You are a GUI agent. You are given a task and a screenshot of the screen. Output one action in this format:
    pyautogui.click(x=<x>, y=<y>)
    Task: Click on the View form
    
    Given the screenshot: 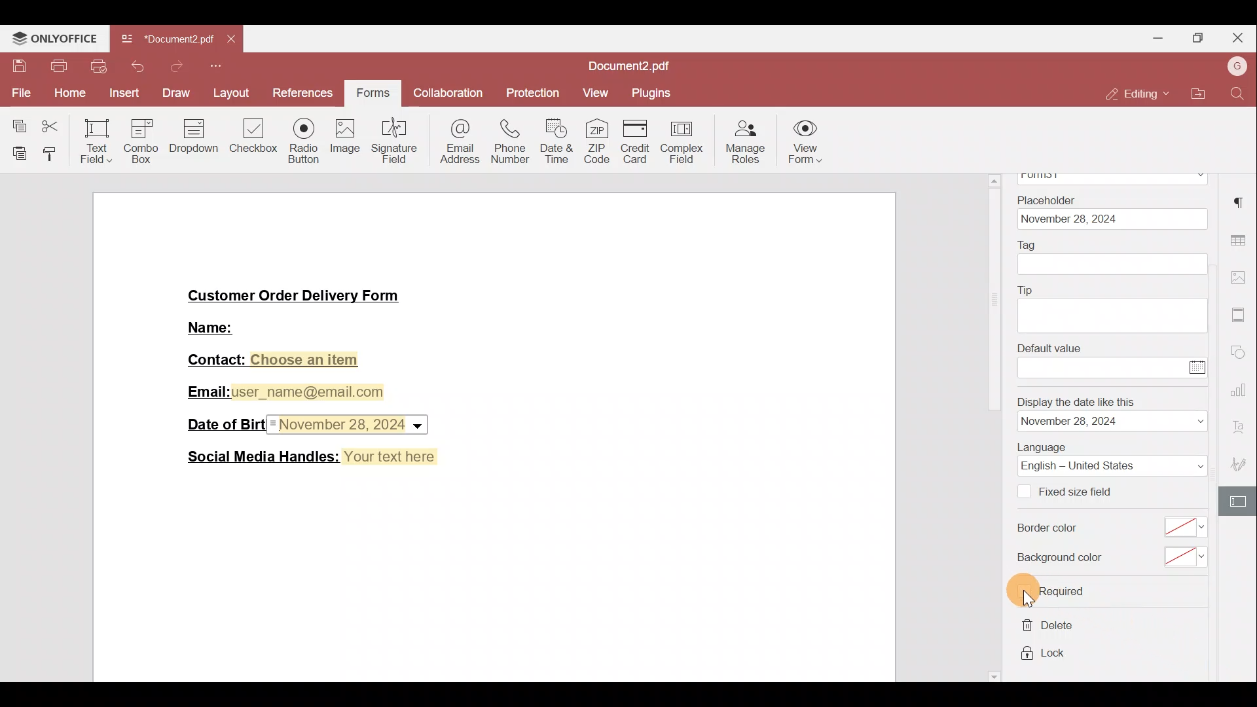 What is the action you would take?
    pyautogui.click(x=803, y=145)
    